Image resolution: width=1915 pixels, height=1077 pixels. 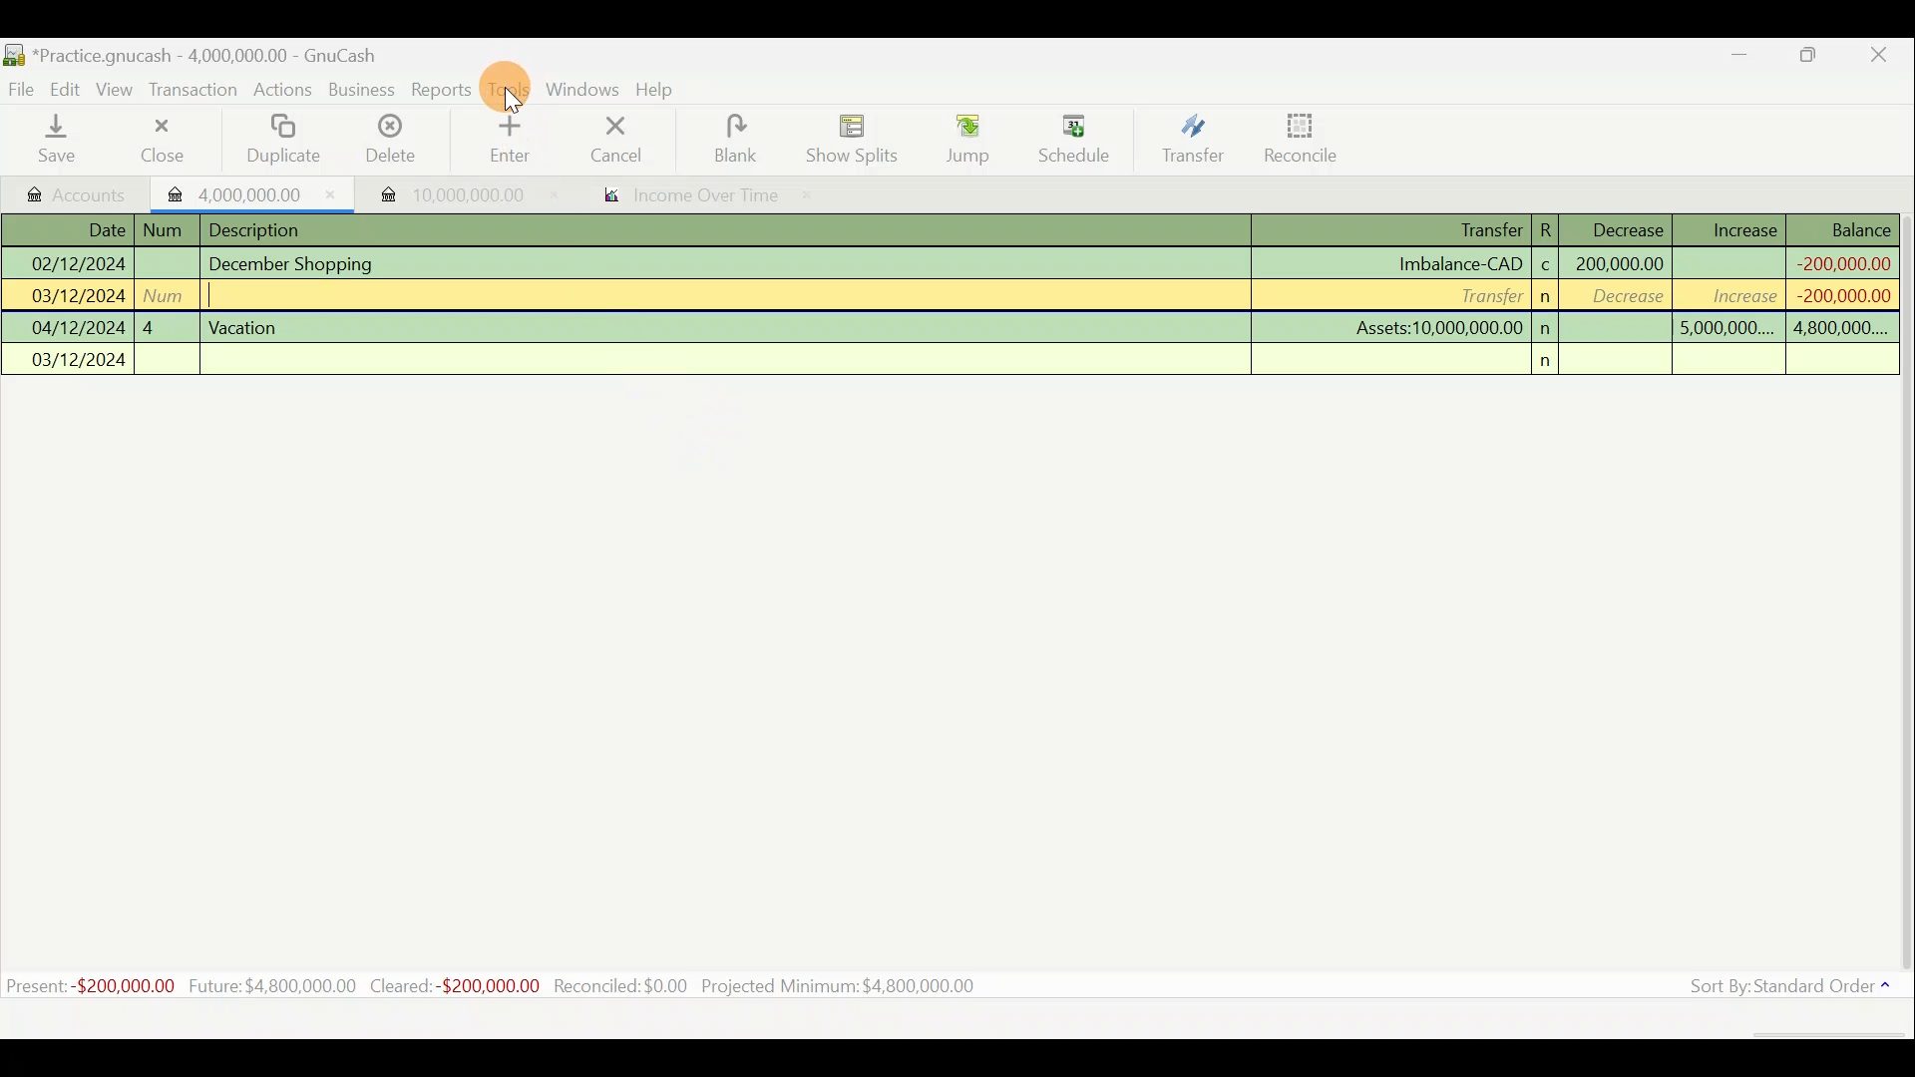 I want to click on View, so click(x=121, y=89).